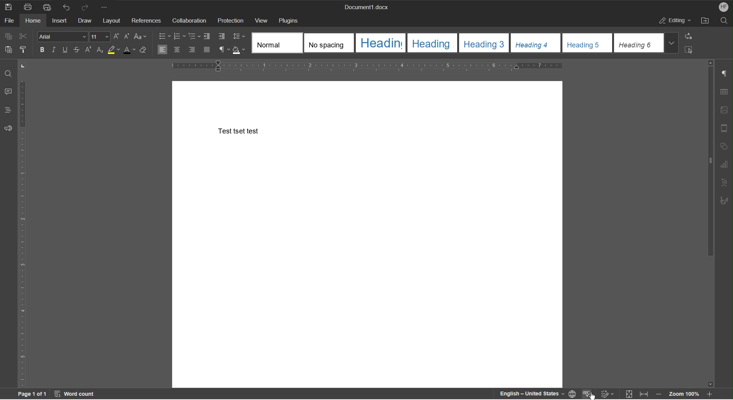 This screenshot has width=733, height=400. Describe the element at coordinates (78, 50) in the screenshot. I see `Strikethrough` at that location.